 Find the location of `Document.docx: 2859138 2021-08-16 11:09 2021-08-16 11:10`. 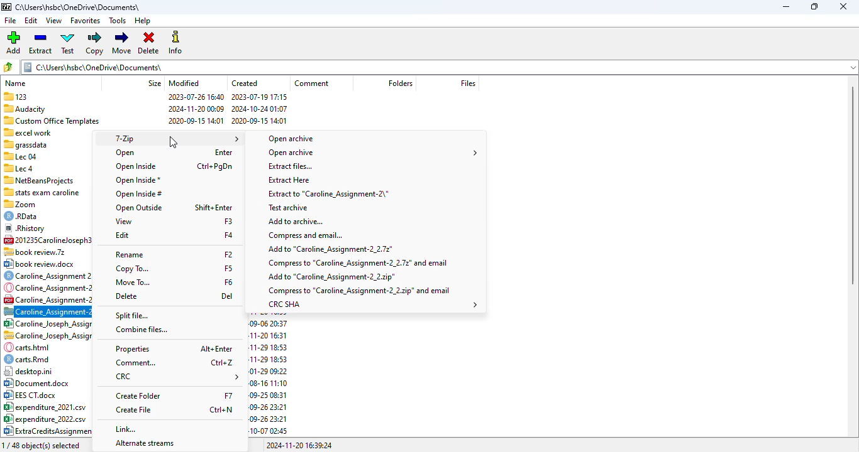

Document.docx: 2859138 2021-08-16 11:09 2021-08-16 11:10 is located at coordinates (46, 384).